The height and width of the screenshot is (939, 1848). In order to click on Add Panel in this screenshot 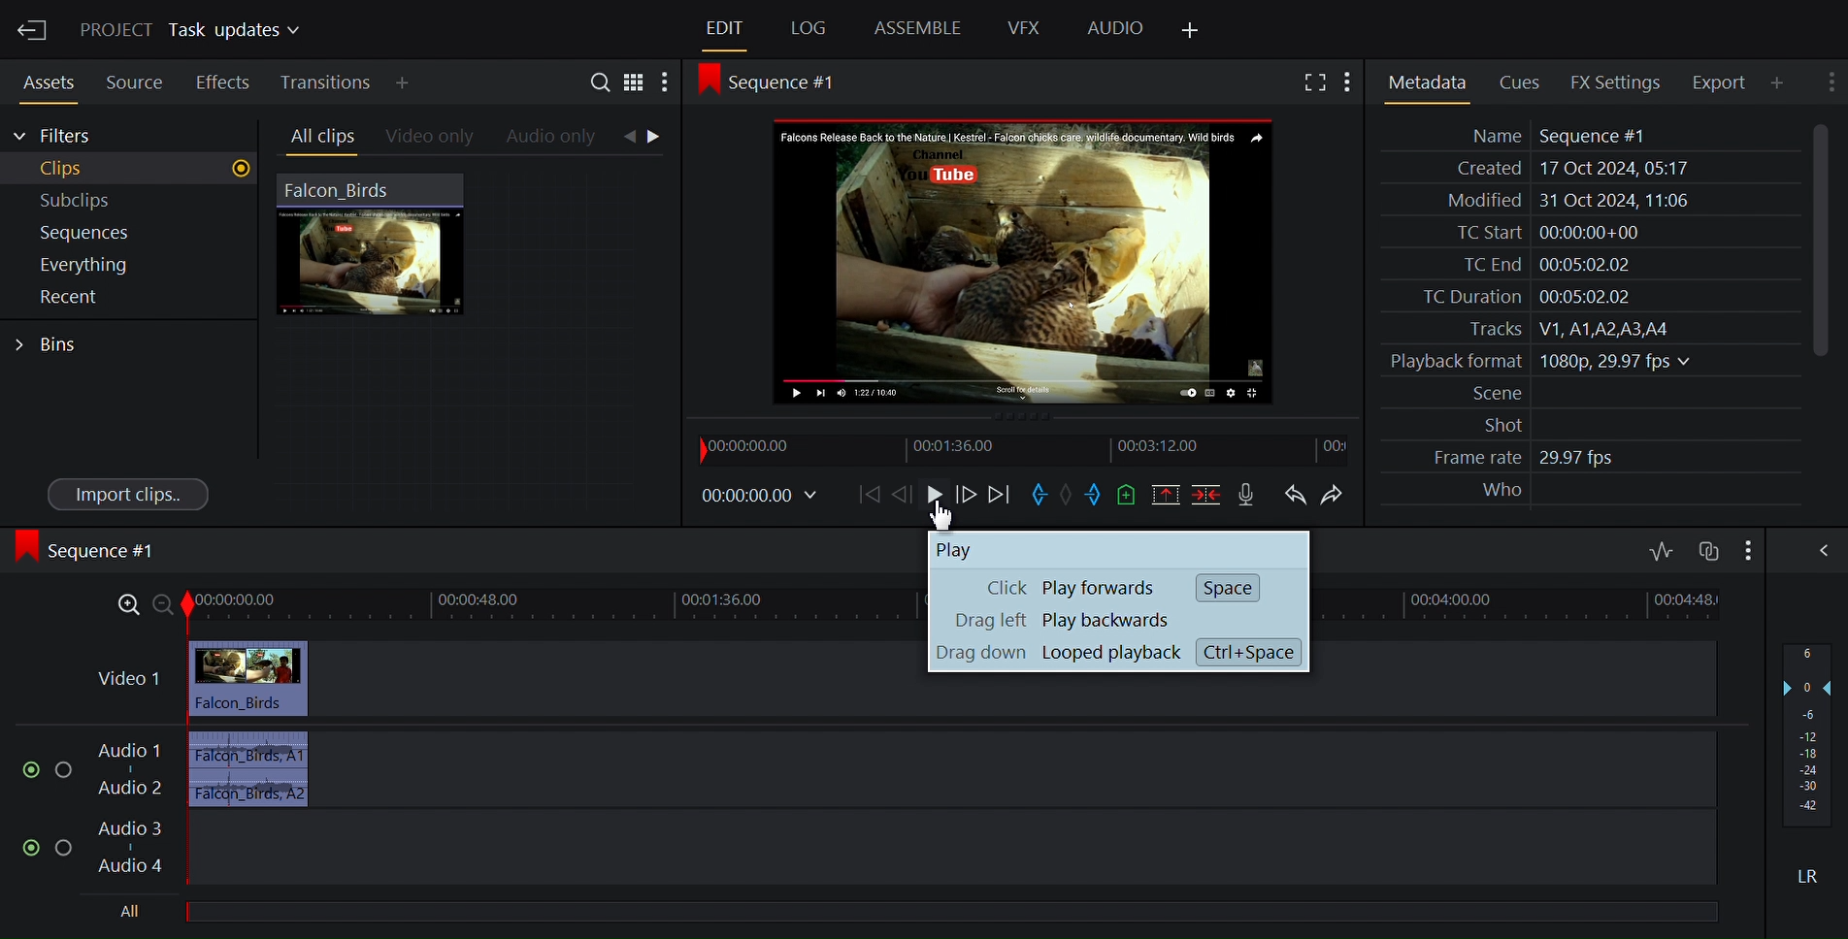, I will do `click(1195, 27)`.